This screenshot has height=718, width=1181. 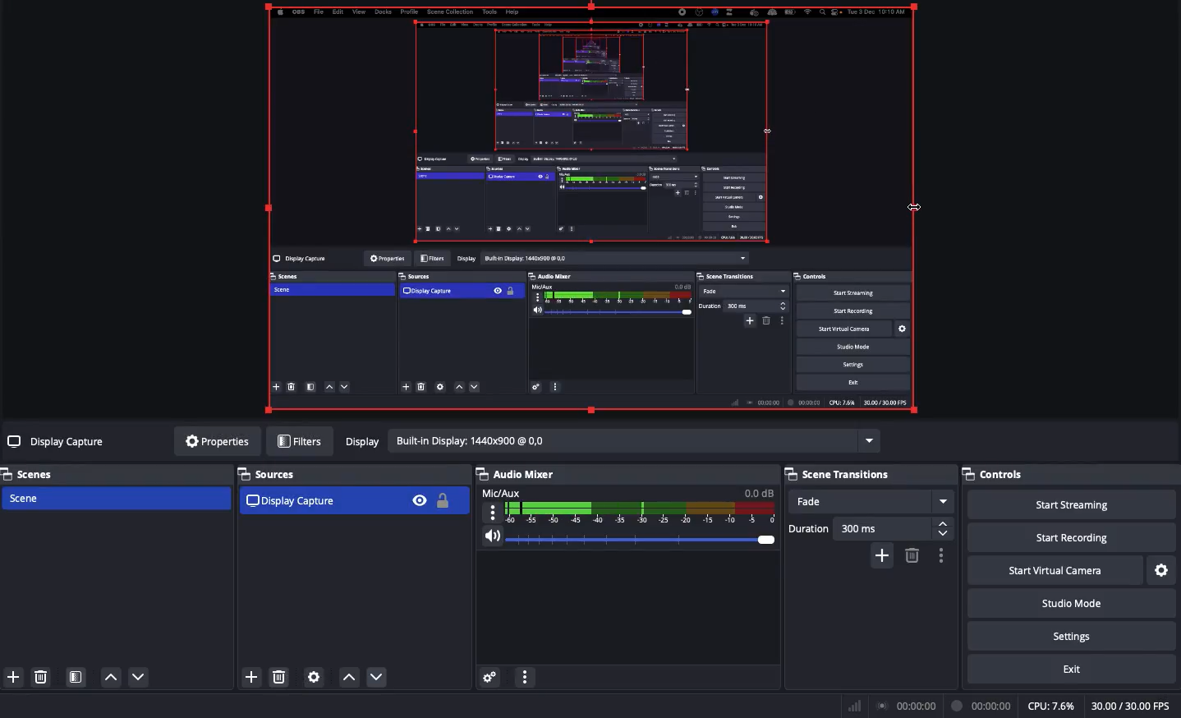 What do you see at coordinates (489, 679) in the screenshot?
I see `Advanced audio properties` at bounding box center [489, 679].